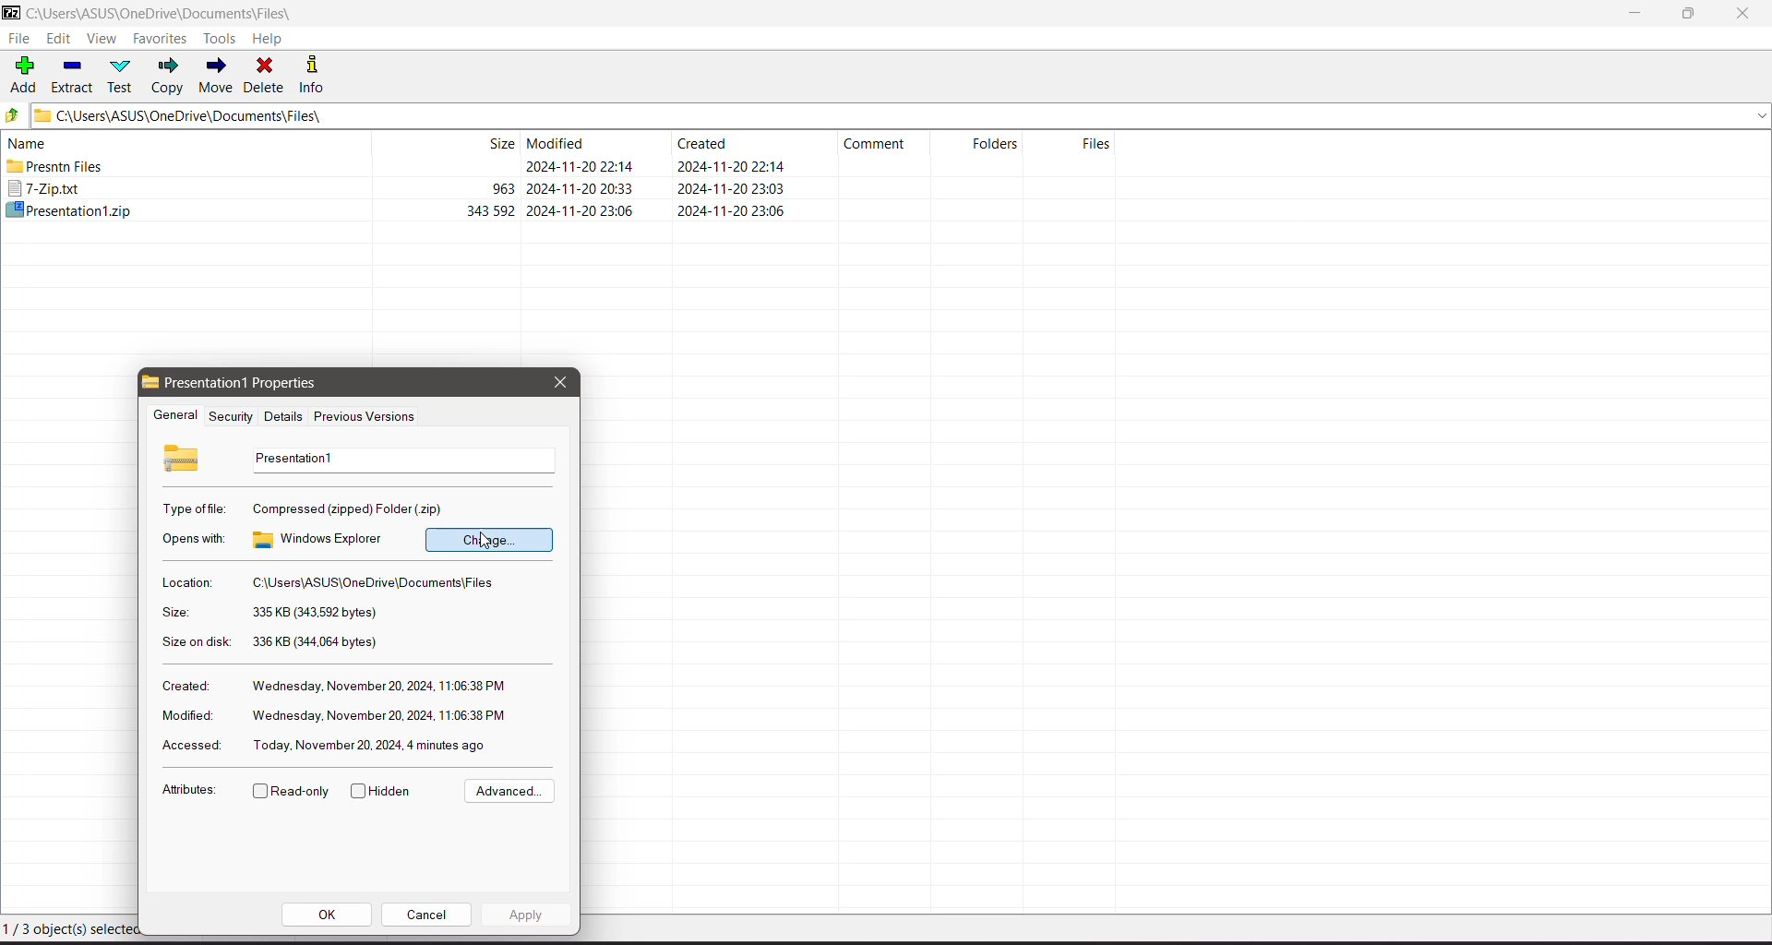 The height and width of the screenshot is (945, 1772). What do you see at coordinates (567, 142) in the screenshot?
I see `Current Folder View` at bounding box center [567, 142].